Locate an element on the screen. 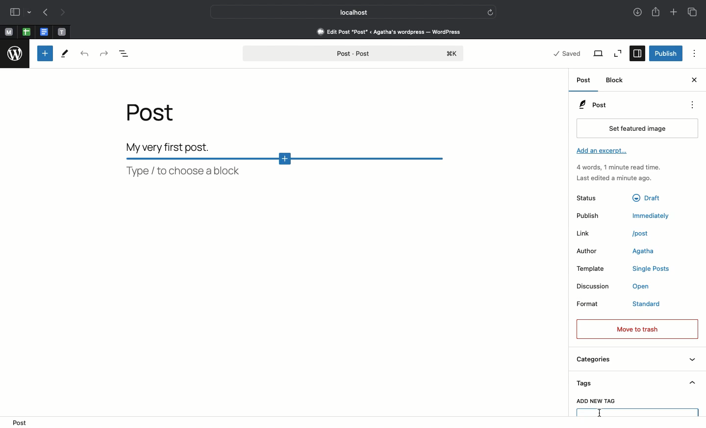 This screenshot has width=706, height=428. Next page is located at coordinates (62, 12).